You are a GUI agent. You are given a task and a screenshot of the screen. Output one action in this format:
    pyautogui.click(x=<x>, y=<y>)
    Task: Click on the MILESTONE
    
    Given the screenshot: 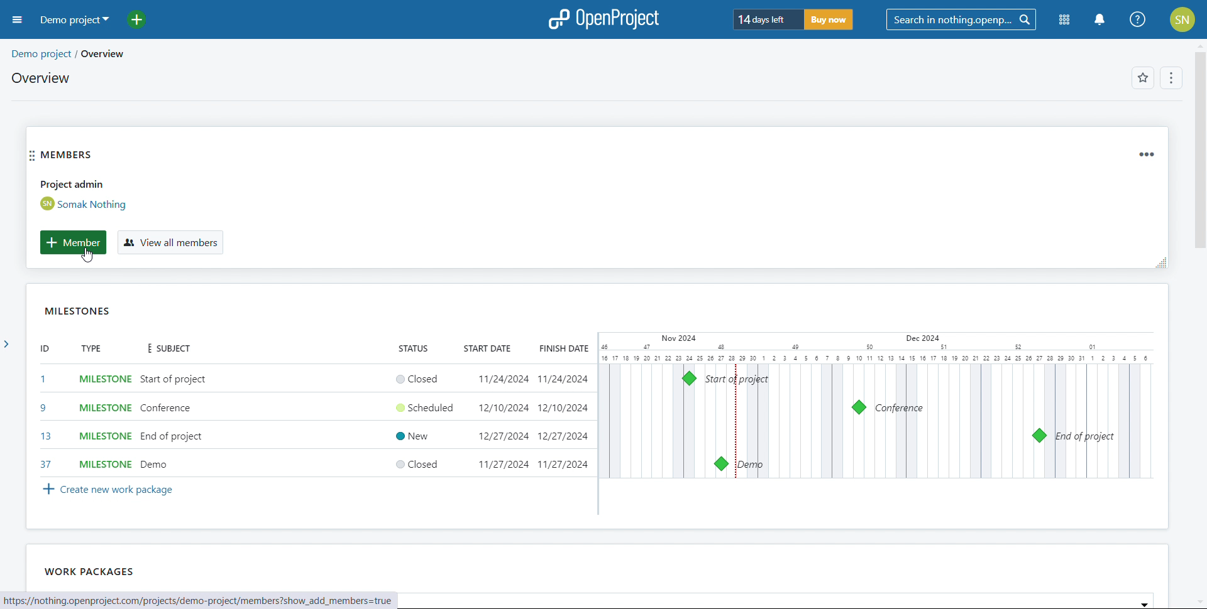 What is the action you would take?
    pyautogui.click(x=103, y=434)
    